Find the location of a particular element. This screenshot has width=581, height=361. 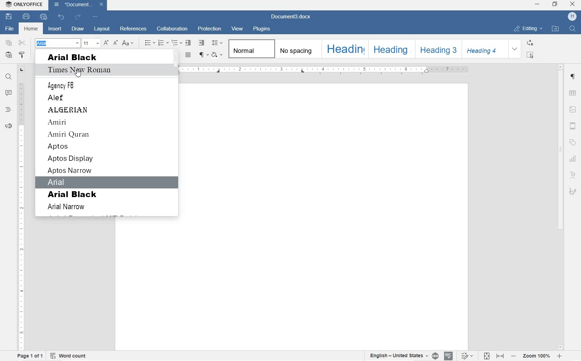

Document3.docx is located at coordinates (296, 17).